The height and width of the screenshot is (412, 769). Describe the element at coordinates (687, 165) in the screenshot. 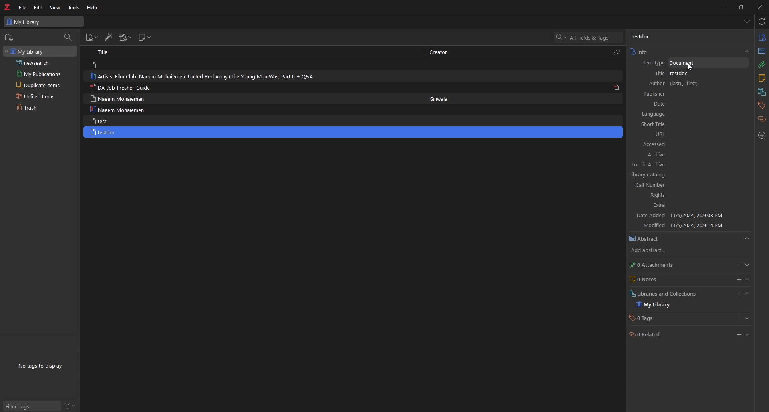

I see `Loc. in Archive` at that location.